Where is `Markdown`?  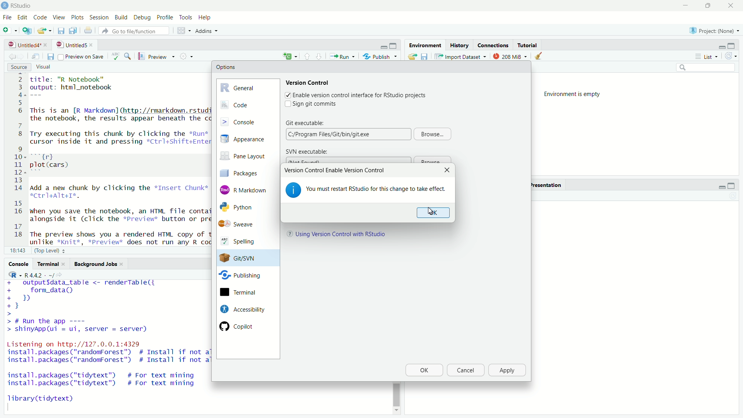
Markdown is located at coordinates (245, 189).